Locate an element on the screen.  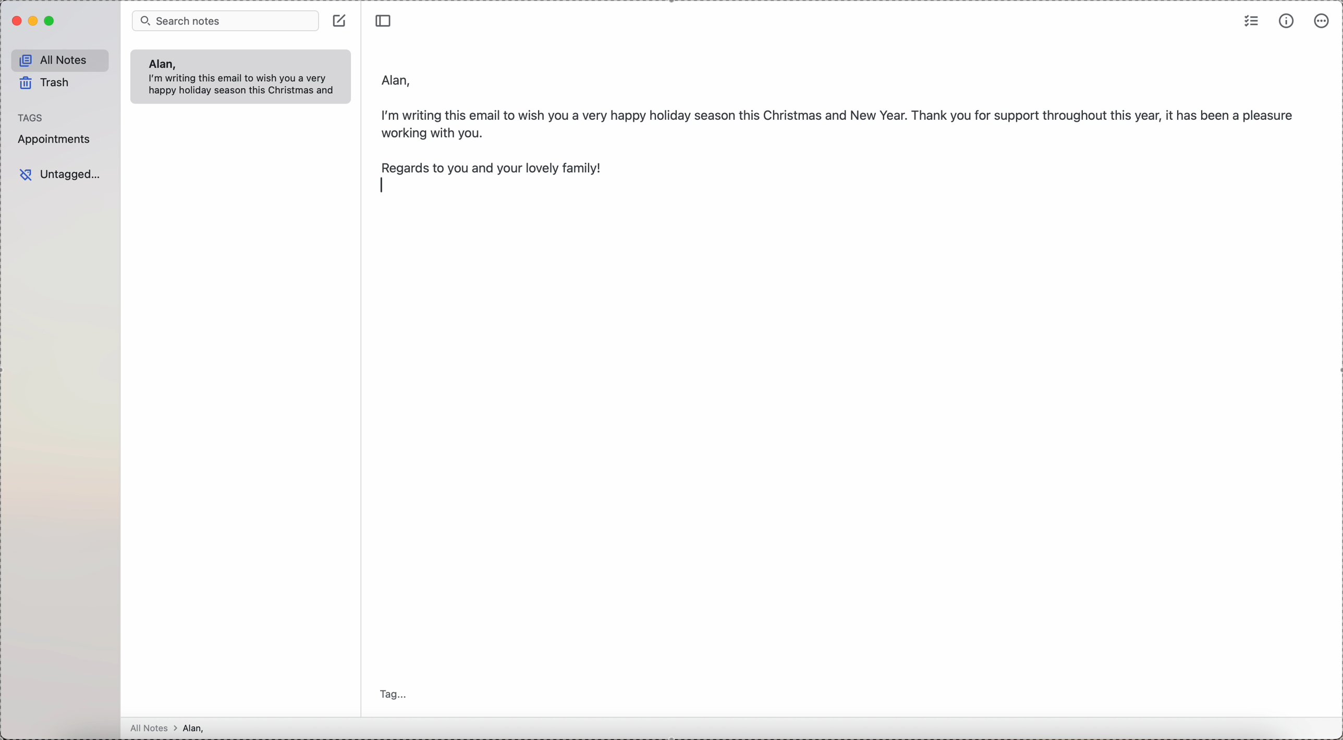
maximize is located at coordinates (51, 21).